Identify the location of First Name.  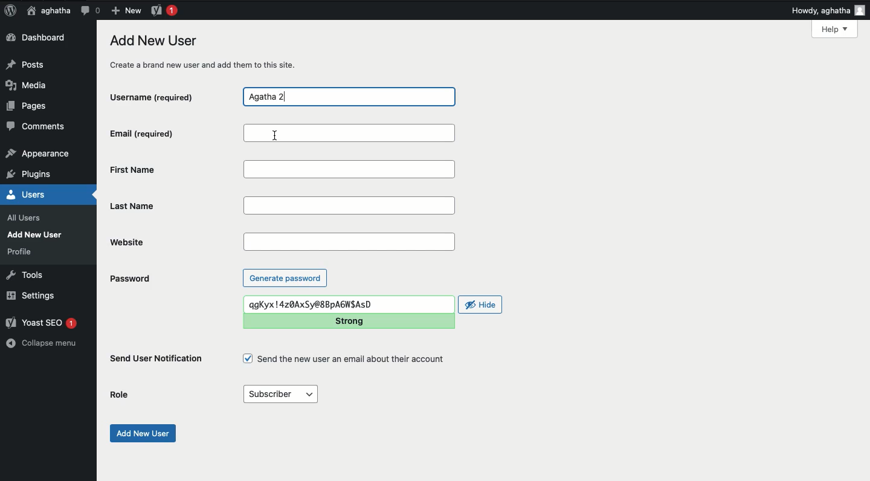
(173, 169).